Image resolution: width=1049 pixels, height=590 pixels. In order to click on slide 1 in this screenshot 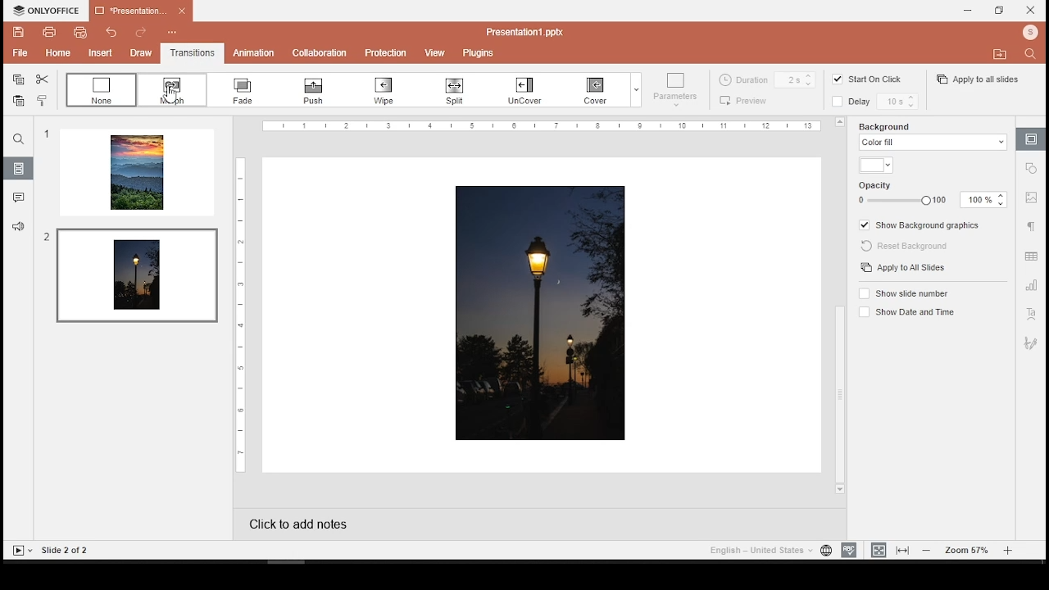, I will do `click(137, 173)`.